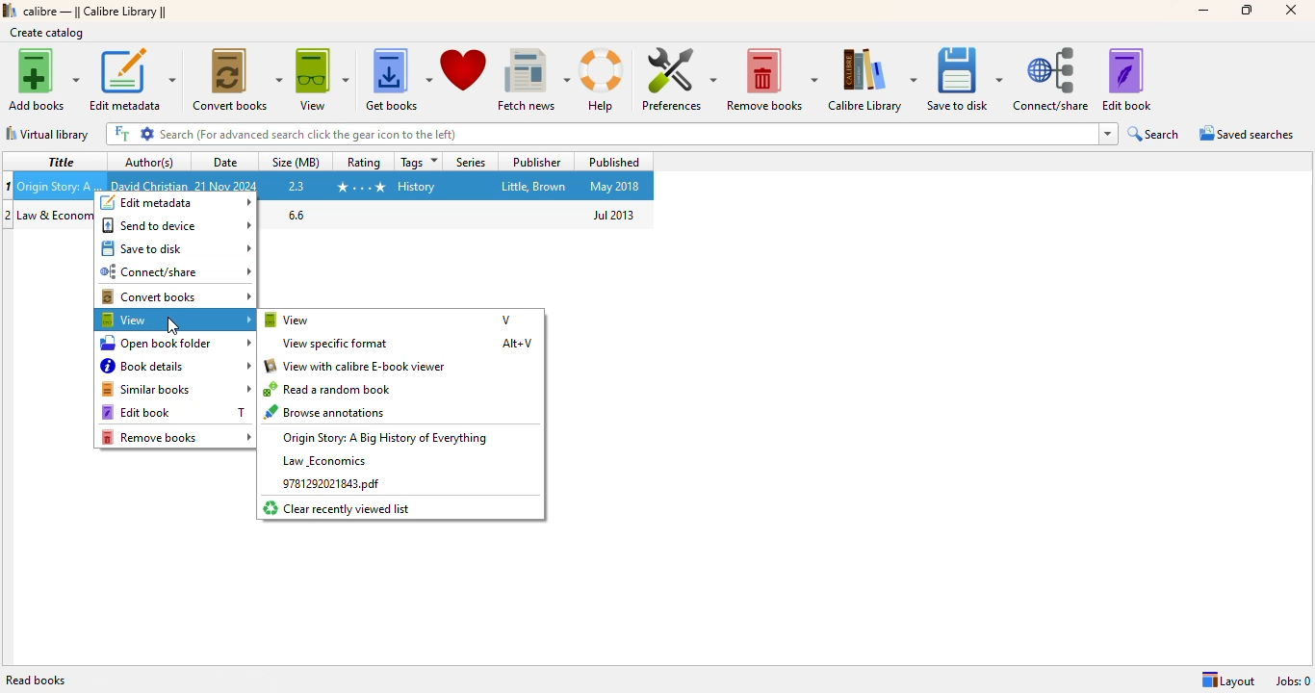 This screenshot has width=1315, height=693. I want to click on help, so click(605, 81).